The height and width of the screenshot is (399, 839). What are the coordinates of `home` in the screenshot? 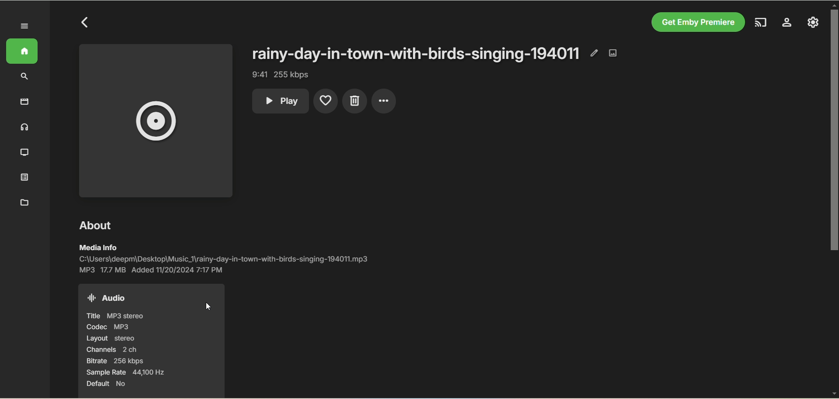 It's located at (24, 52).